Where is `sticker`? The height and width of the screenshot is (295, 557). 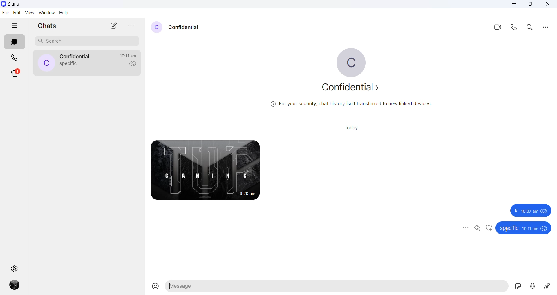 sticker is located at coordinates (518, 287).